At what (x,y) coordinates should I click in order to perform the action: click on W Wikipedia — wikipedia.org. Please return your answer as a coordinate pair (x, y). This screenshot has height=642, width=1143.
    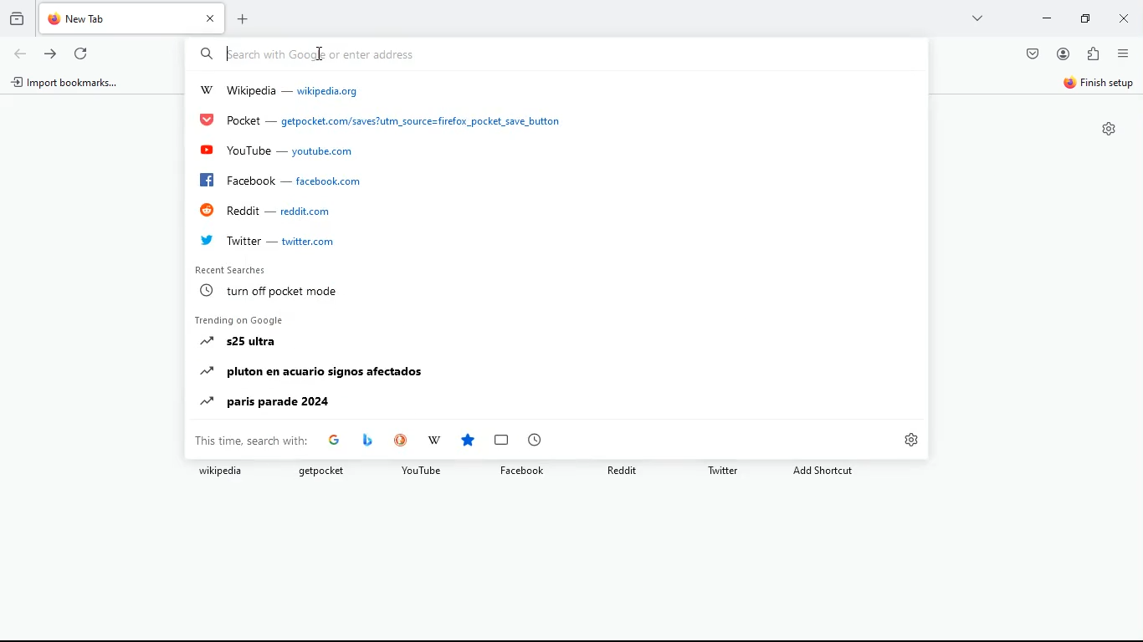
    Looking at the image, I should click on (282, 90).